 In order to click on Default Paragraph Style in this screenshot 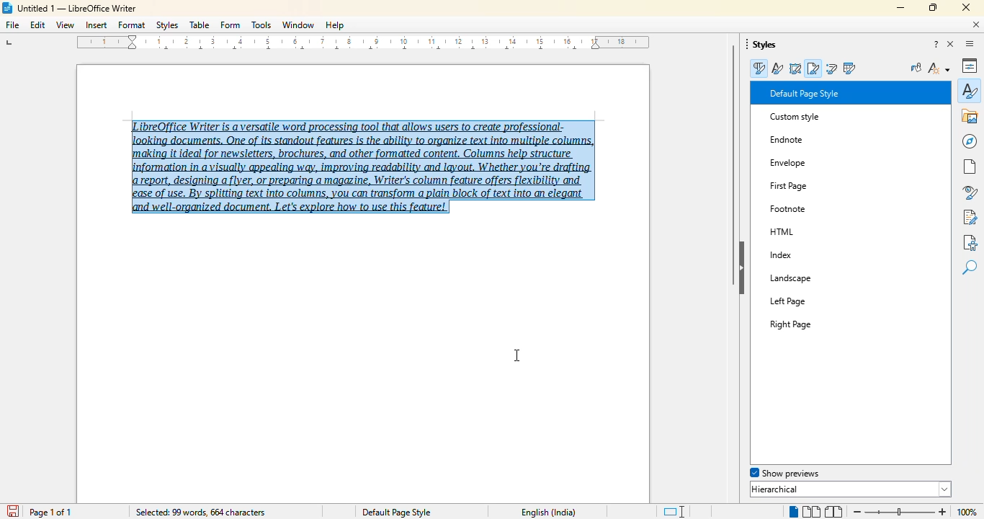, I will do `click(830, 93)`.